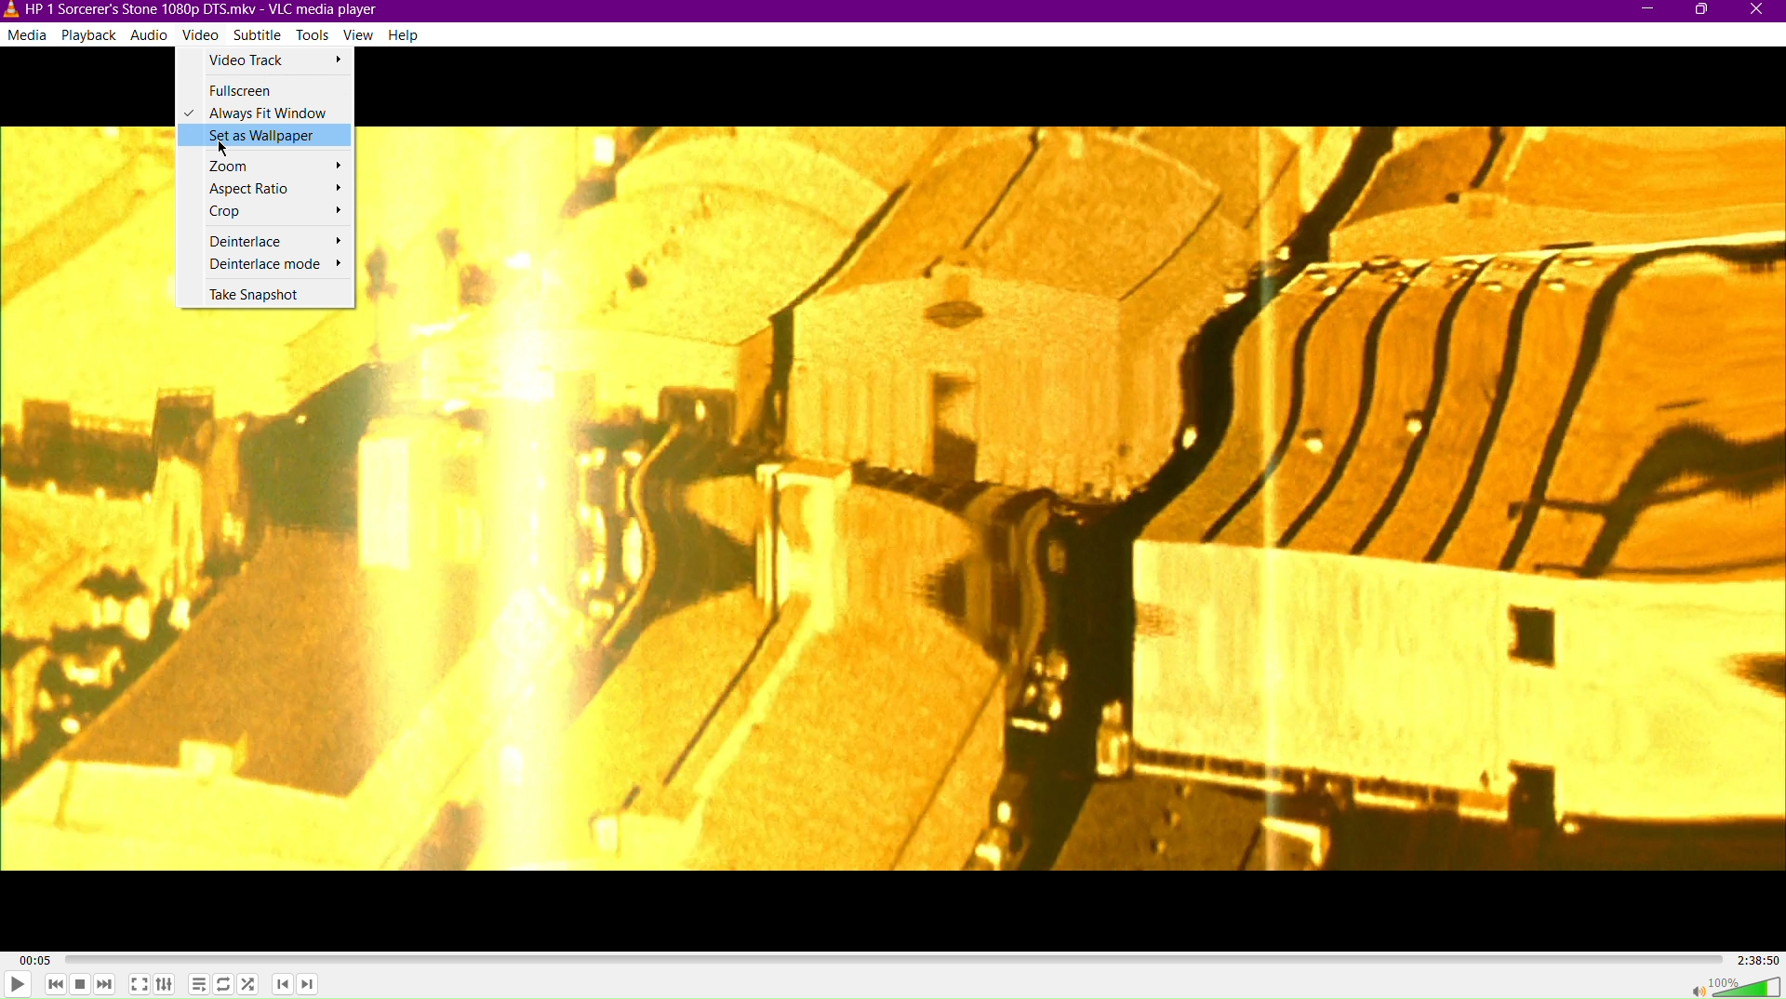 The height and width of the screenshot is (999, 1786). I want to click on Media, so click(28, 37).